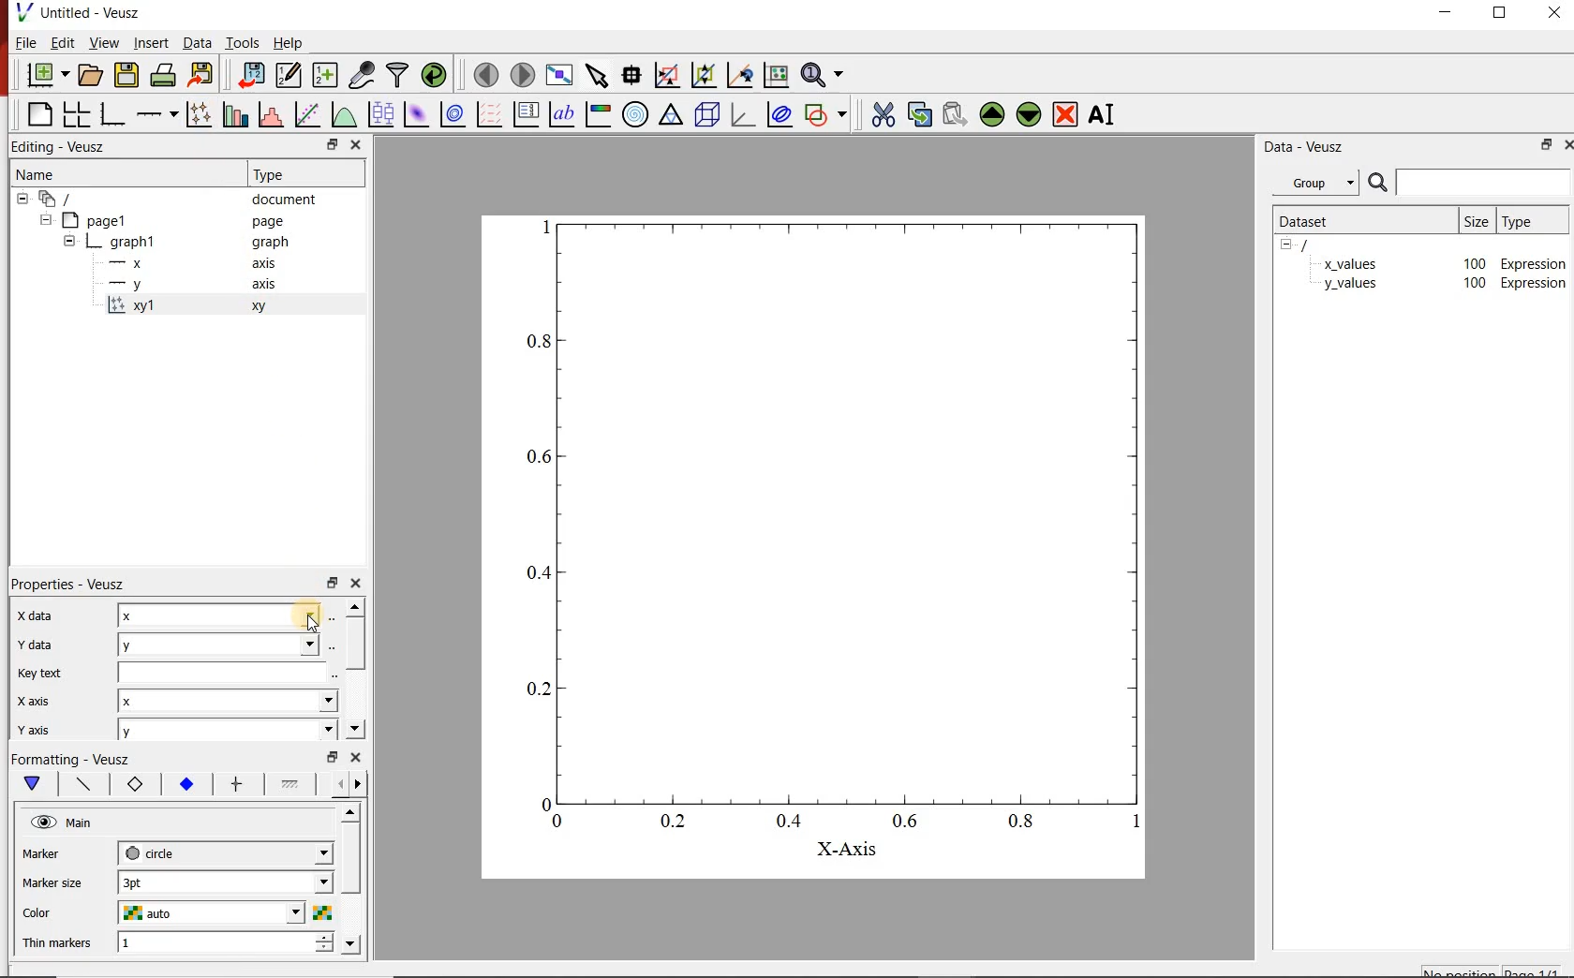  What do you see at coordinates (42, 645) in the screenshot?
I see `Y data` at bounding box center [42, 645].